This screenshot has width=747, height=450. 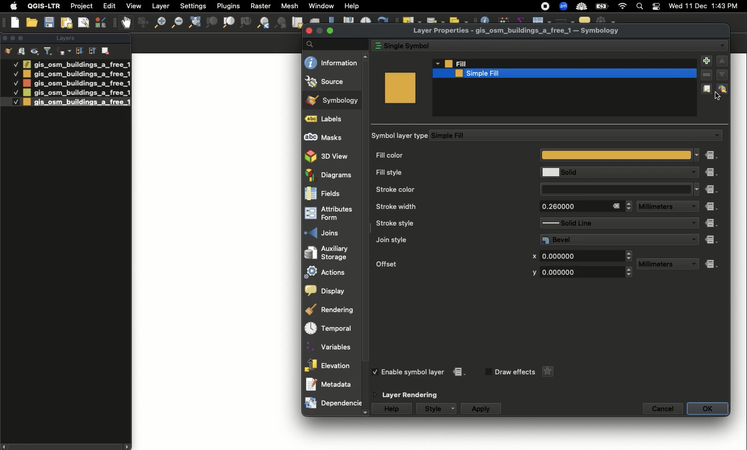 What do you see at coordinates (712, 189) in the screenshot?
I see `` at bounding box center [712, 189].